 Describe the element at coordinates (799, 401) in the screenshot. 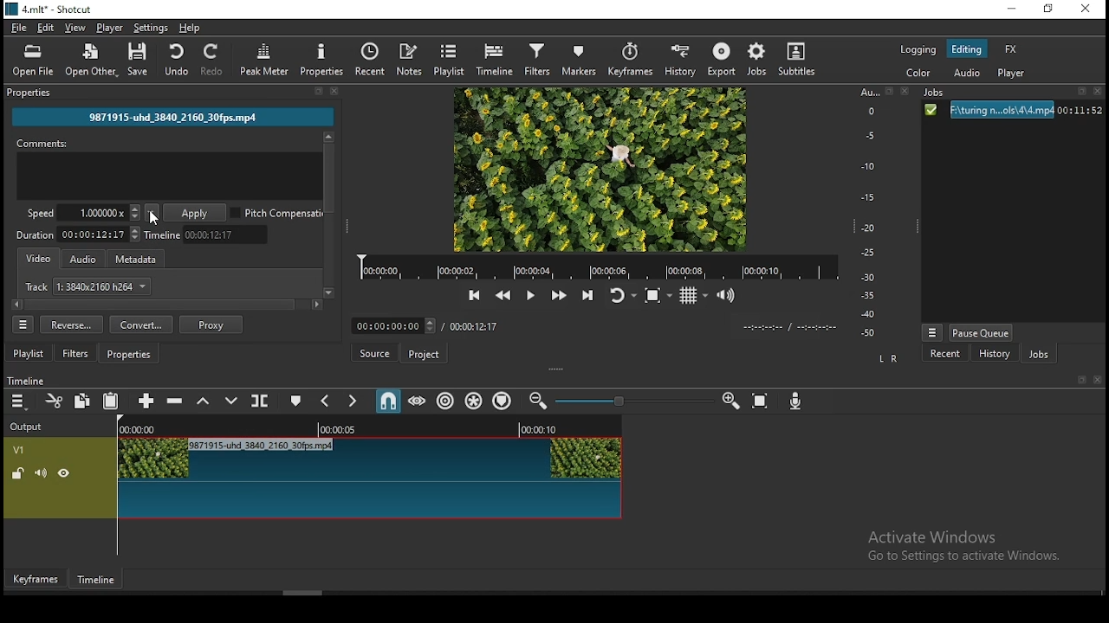

I see `record audio` at that location.